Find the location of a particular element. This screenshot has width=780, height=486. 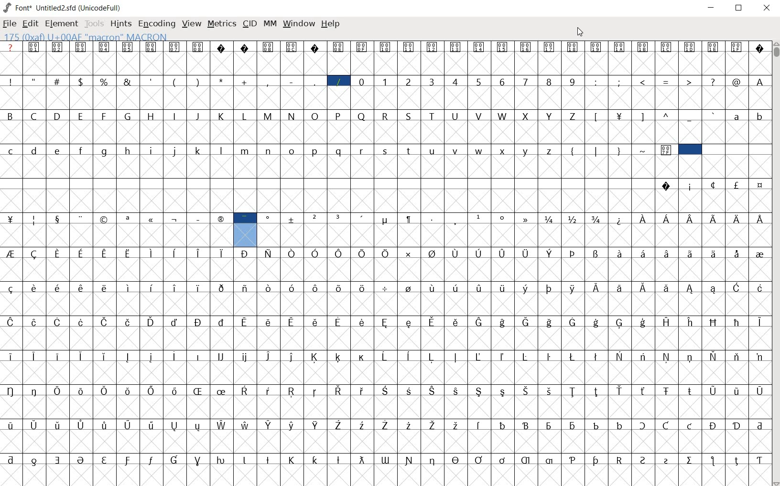

accented characters is located at coordinates (491, 299).